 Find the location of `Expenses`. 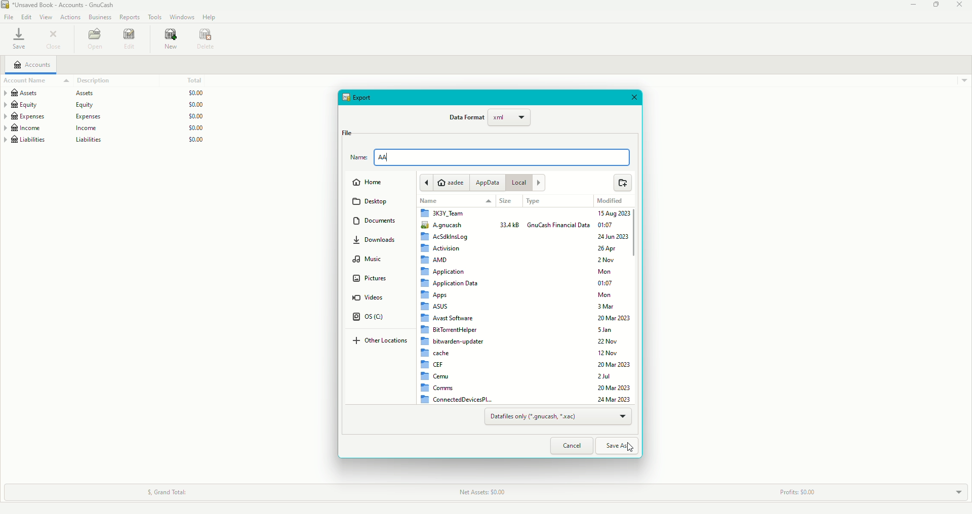

Expenses is located at coordinates (106, 115).